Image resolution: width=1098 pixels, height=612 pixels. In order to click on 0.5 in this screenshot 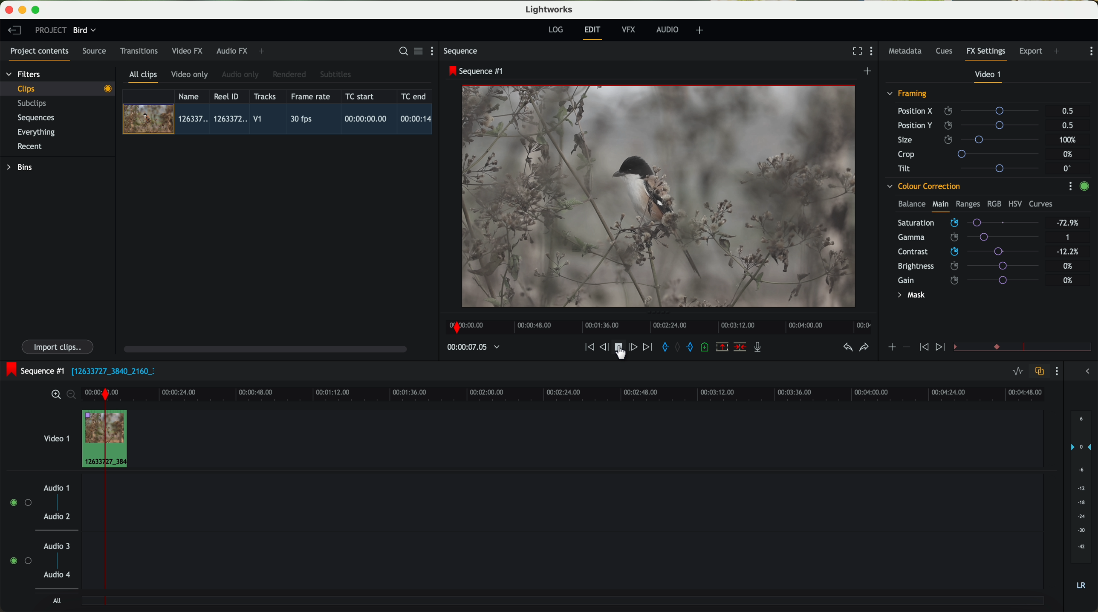, I will do `click(1068, 111)`.